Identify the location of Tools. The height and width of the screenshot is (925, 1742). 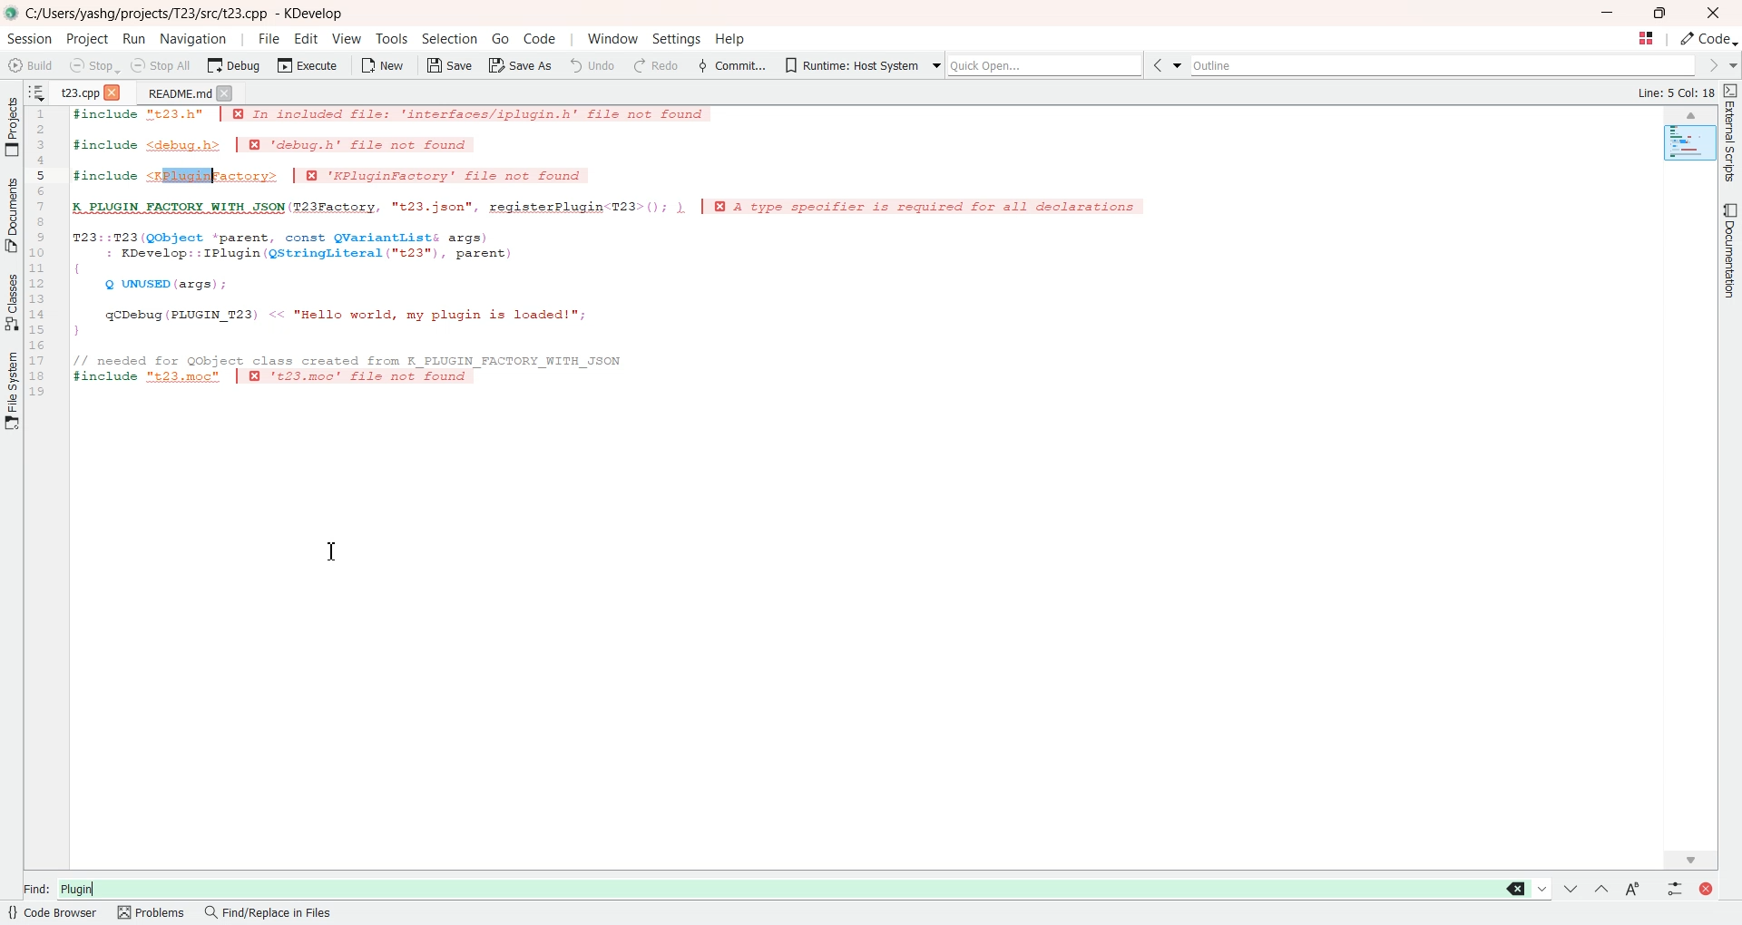
(390, 39).